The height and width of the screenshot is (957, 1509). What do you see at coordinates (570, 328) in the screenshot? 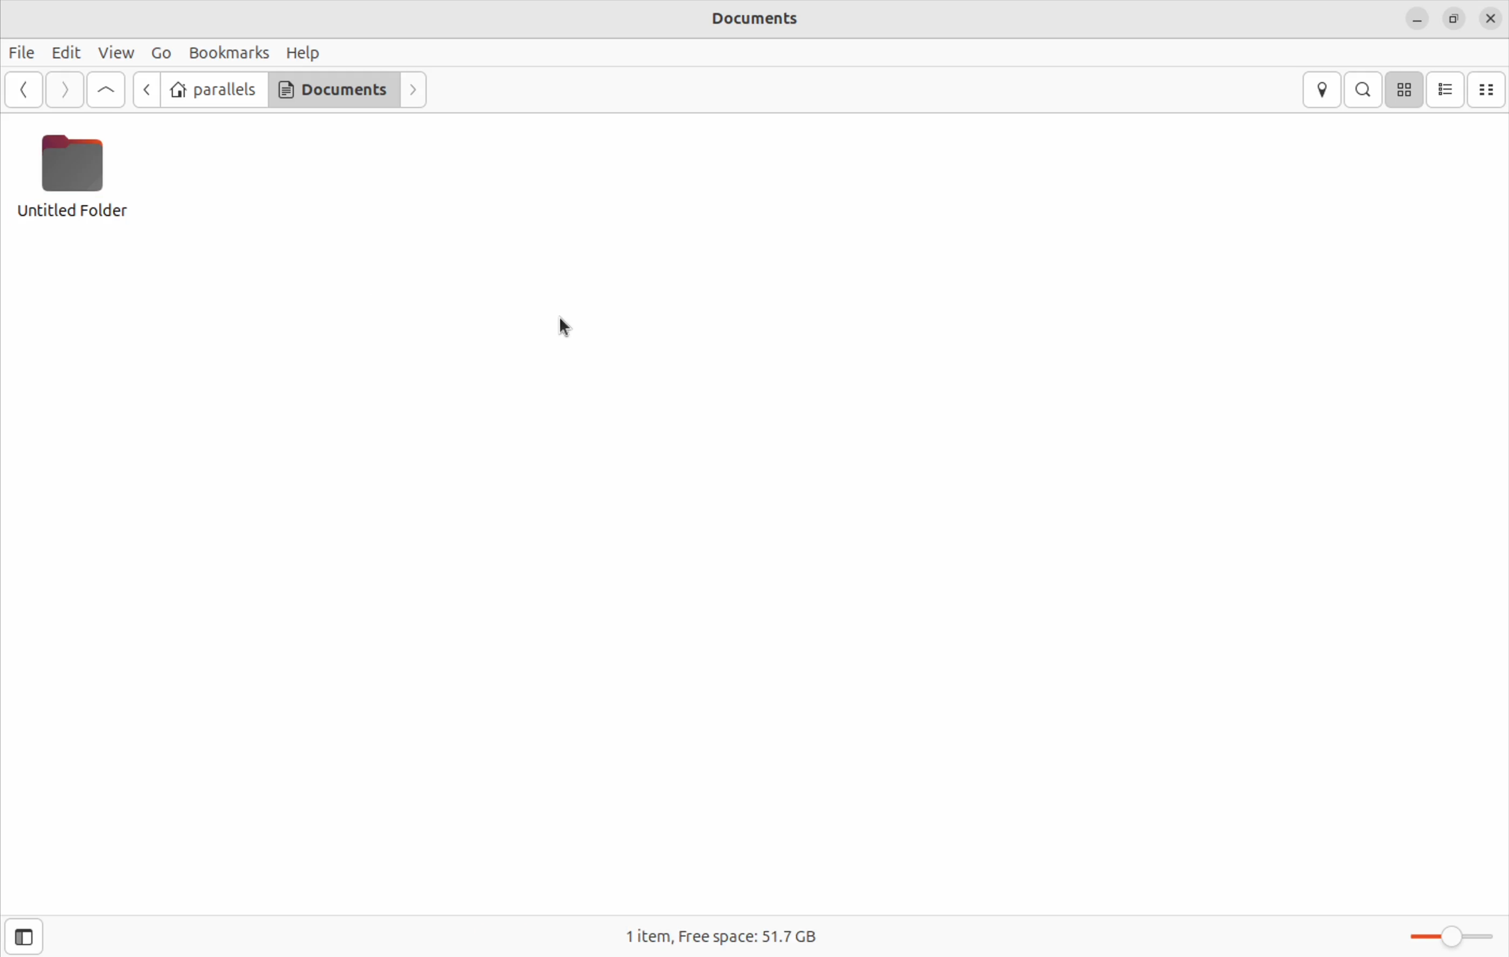
I see `Cursor` at bounding box center [570, 328].